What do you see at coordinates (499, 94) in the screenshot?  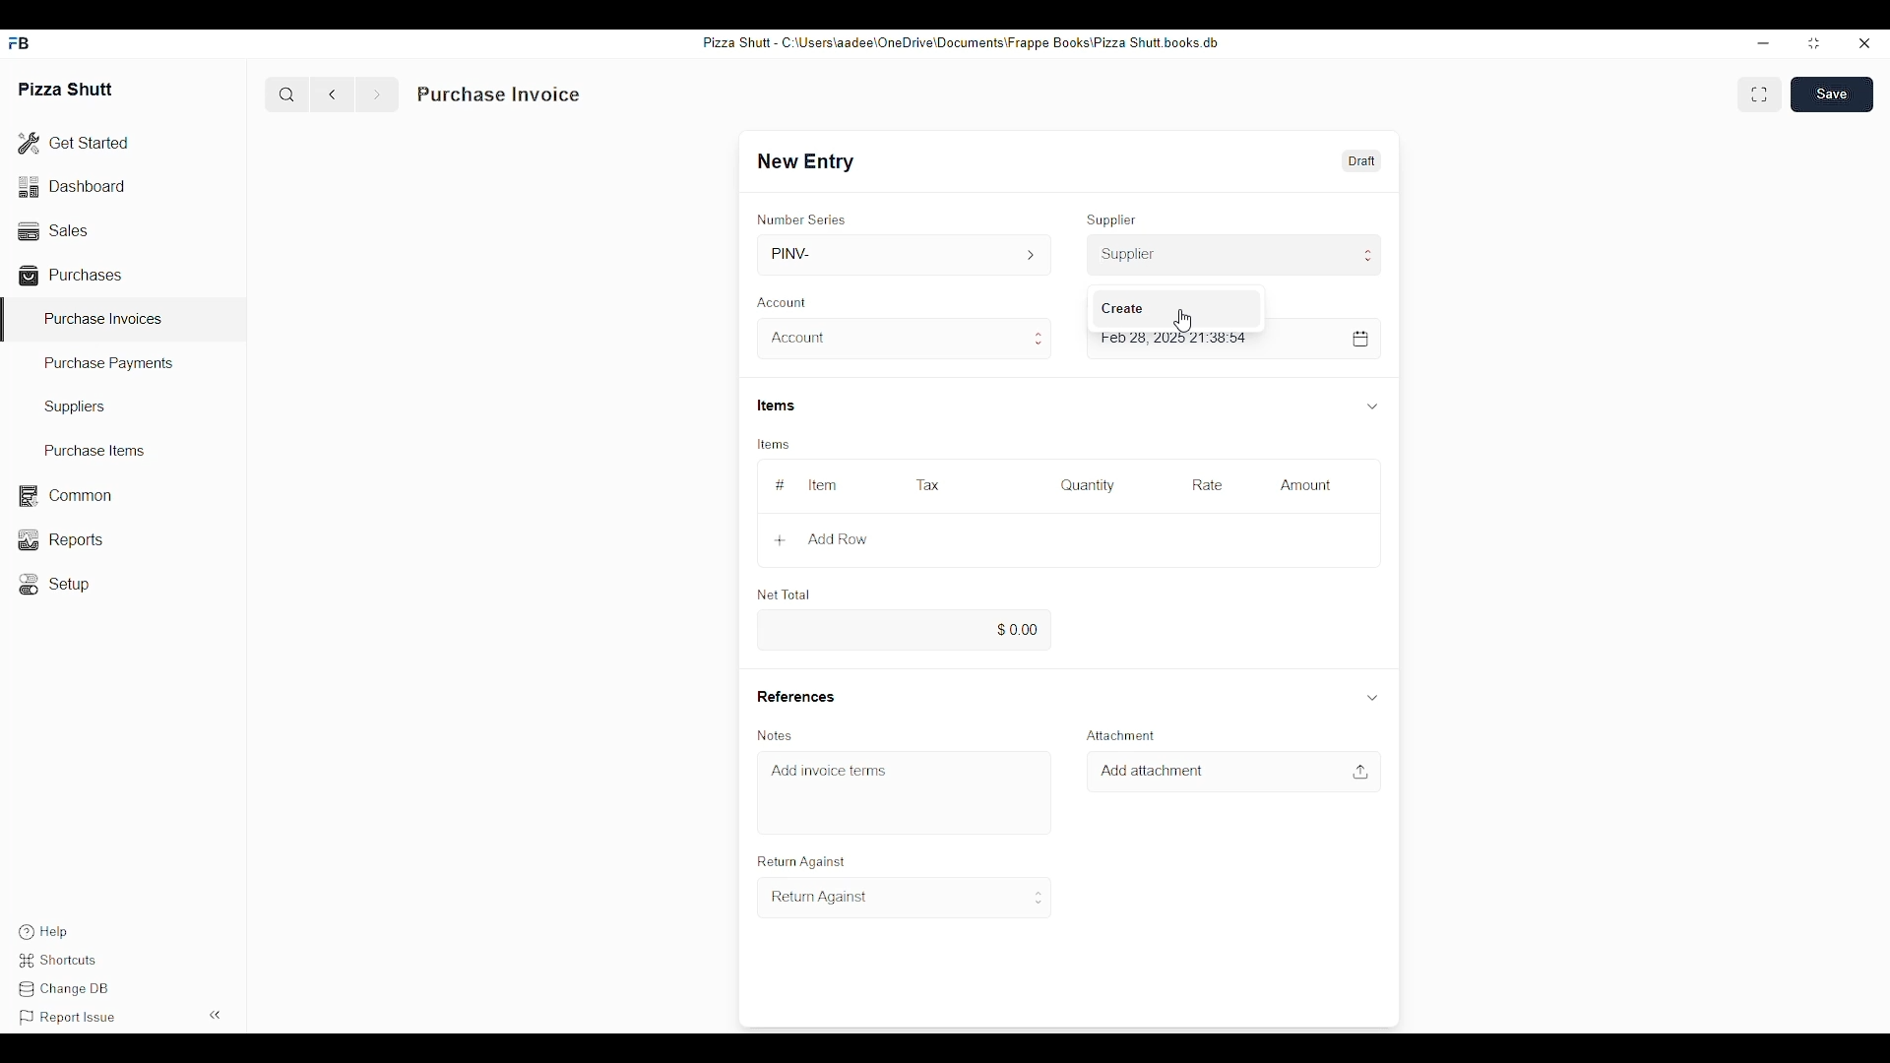 I see `Purchase Invoice` at bounding box center [499, 94].